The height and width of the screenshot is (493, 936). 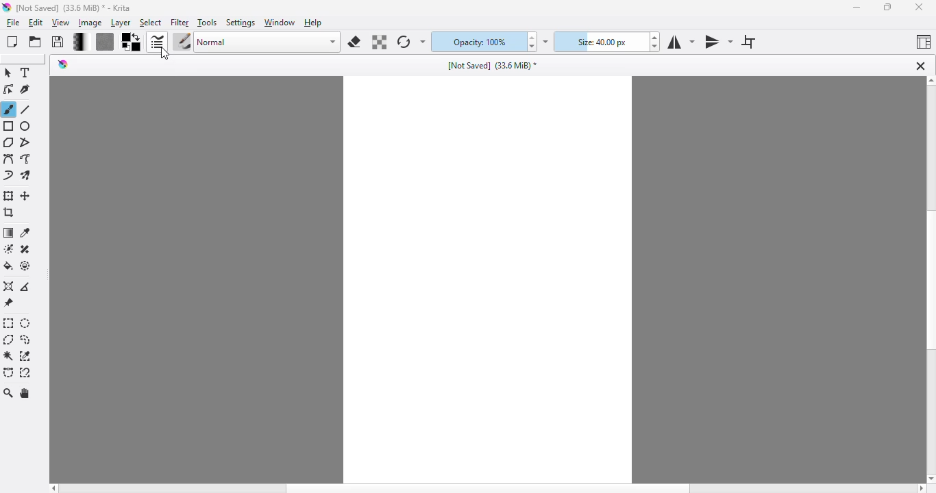 I want to click on horizontal scroll bar, so click(x=487, y=488).